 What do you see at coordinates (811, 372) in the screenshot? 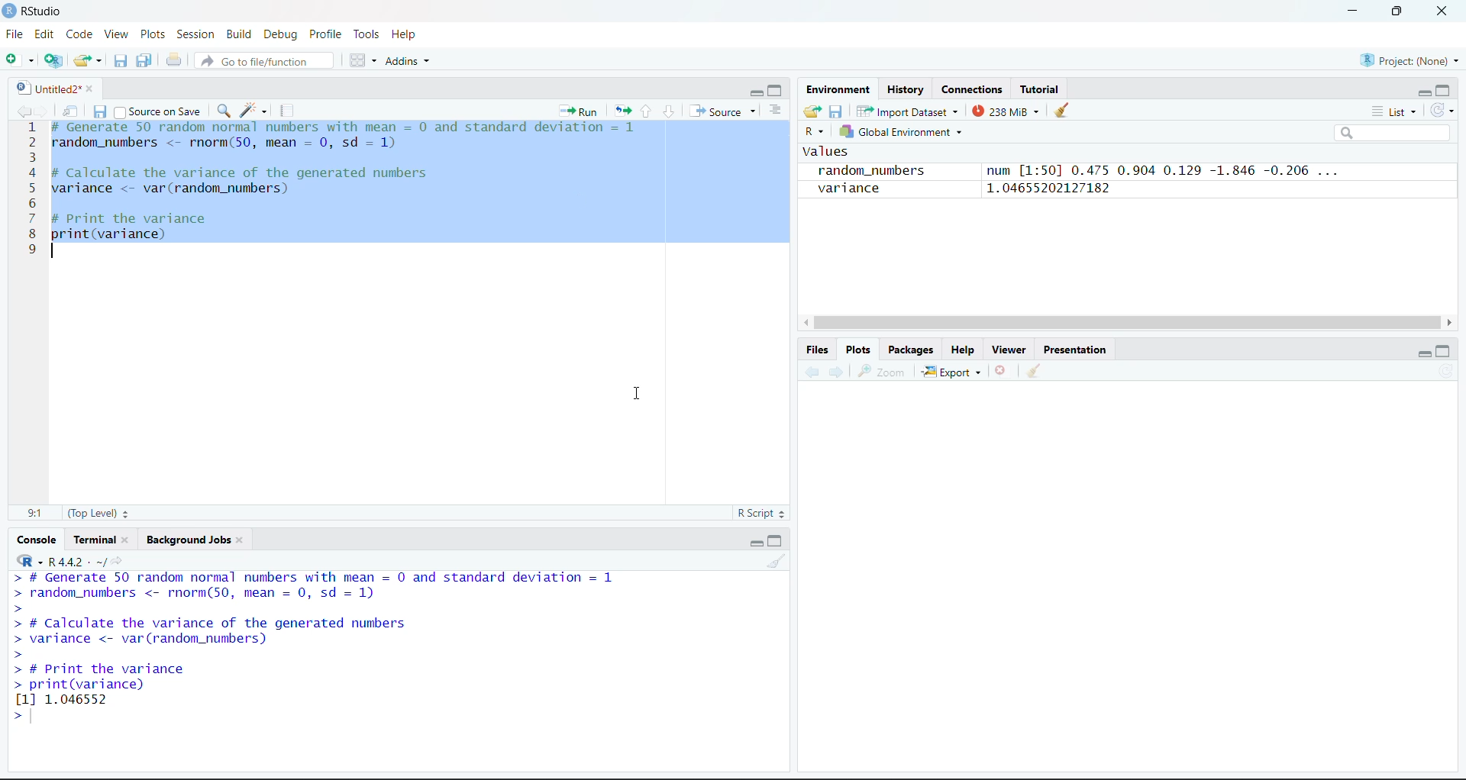
I see `back` at bounding box center [811, 372].